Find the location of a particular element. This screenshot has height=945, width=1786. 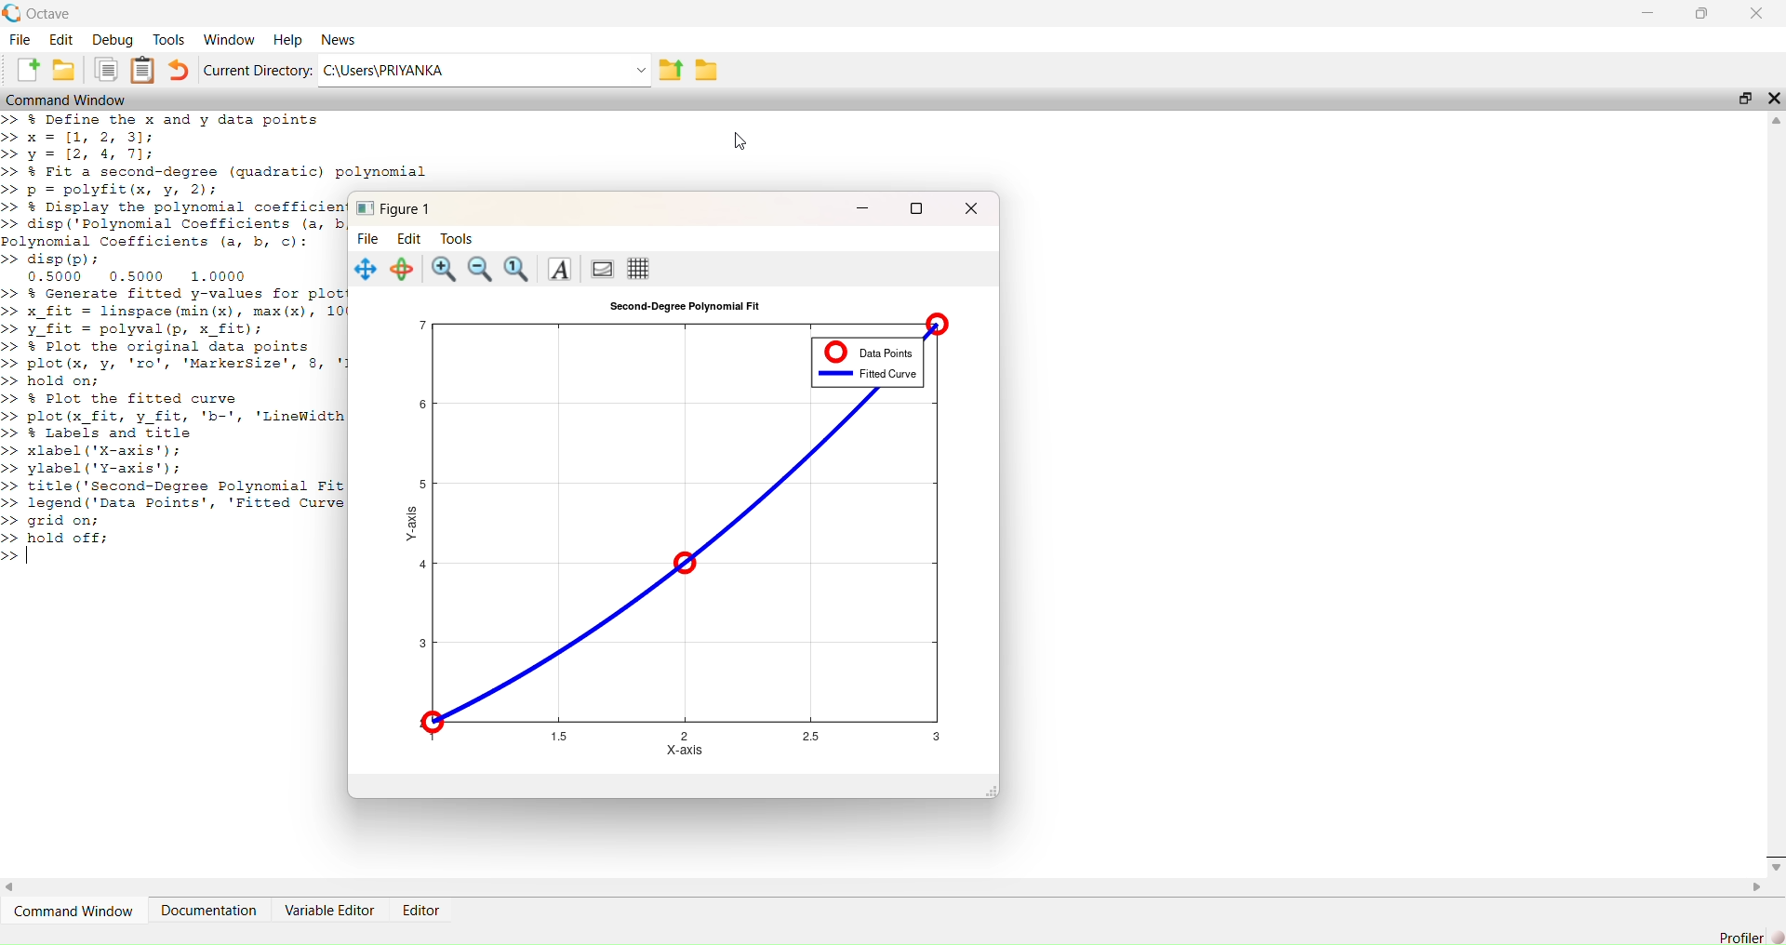

Edit is located at coordinates (62, 42).